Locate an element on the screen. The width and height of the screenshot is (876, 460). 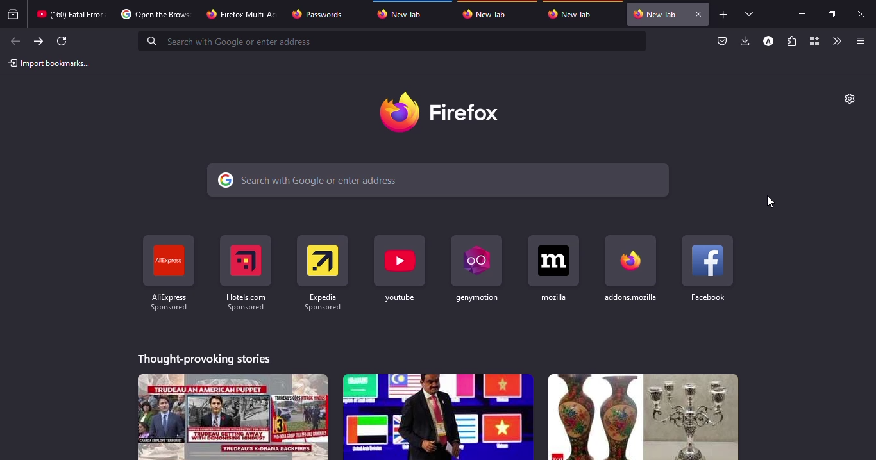
save to pocket is located at coordinates (721, 41).